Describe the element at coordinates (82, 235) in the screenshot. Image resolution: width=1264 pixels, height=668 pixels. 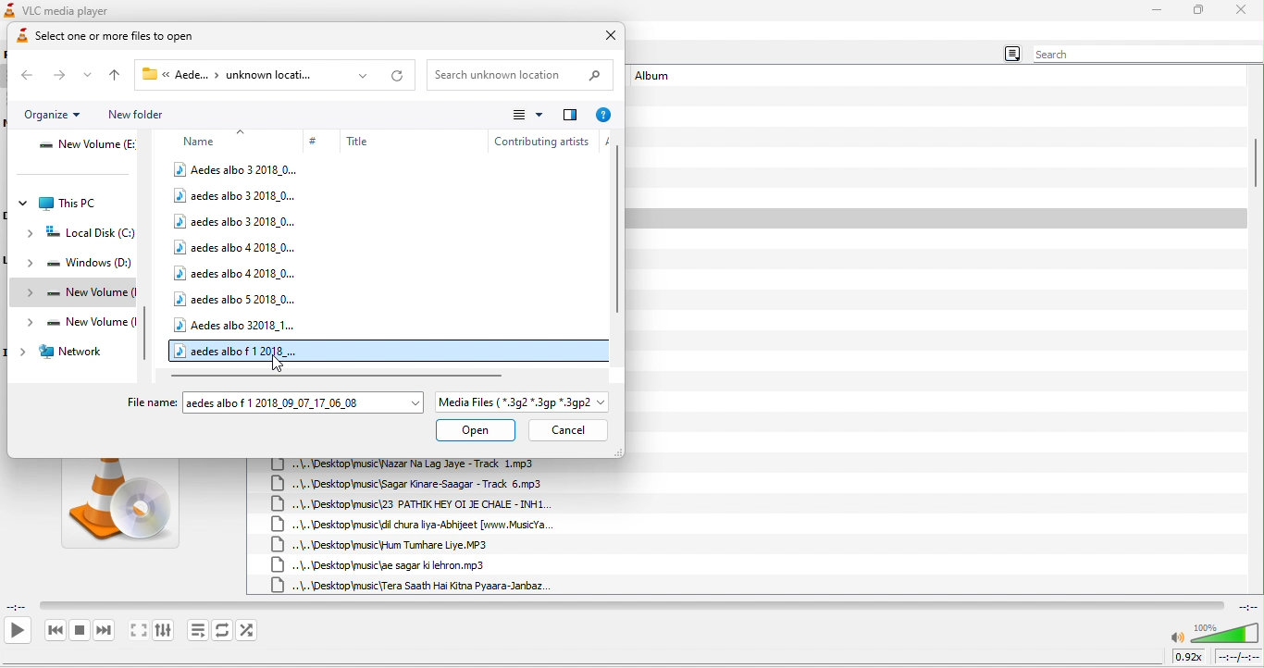
I see `local disk (C:)` at that location.